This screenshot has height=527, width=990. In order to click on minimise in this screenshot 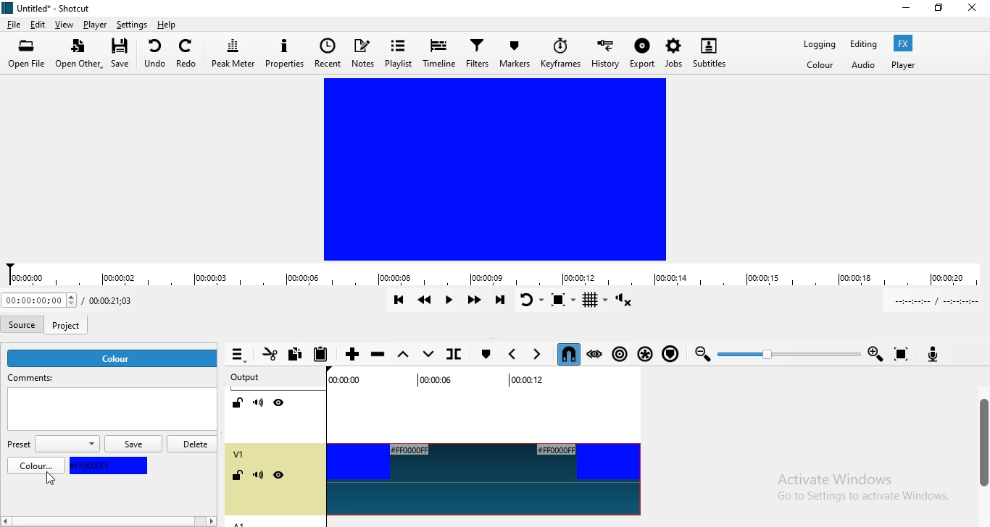, I will do `click(906, 10)`.